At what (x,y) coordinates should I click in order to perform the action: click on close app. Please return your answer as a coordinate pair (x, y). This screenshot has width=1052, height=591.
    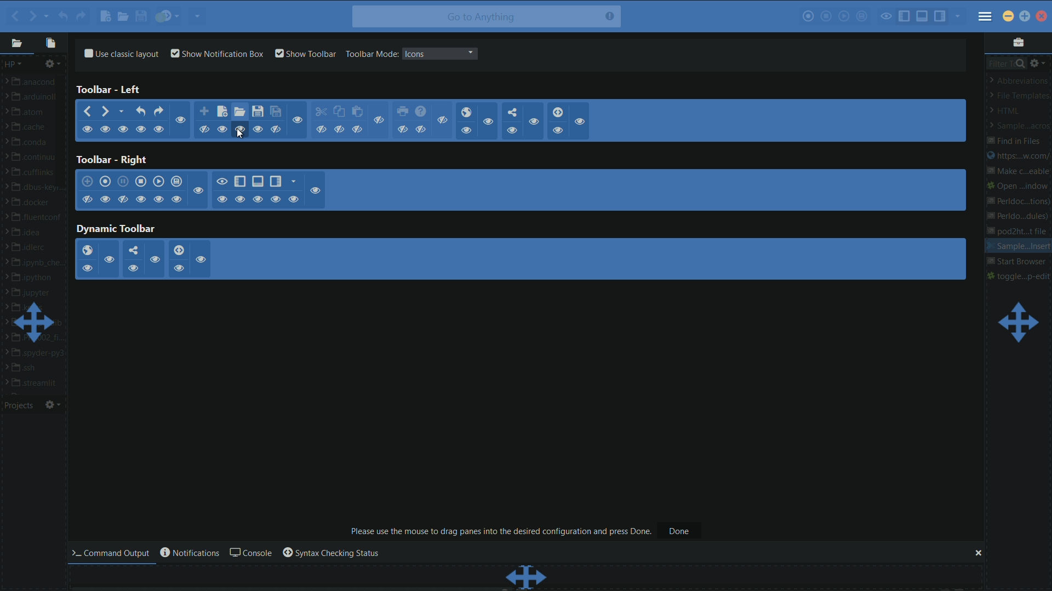
    Looking at the image, I should click on (1041, 16).